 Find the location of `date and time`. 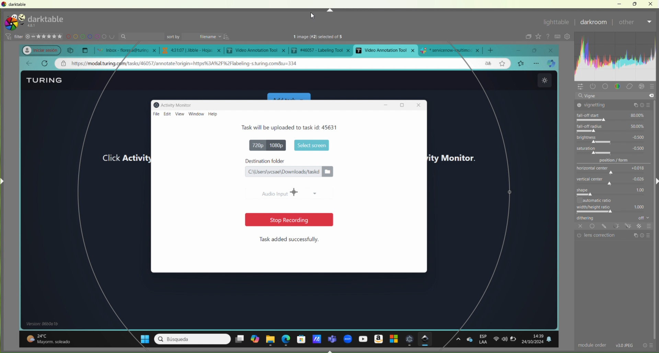

date and time is located at coordinates (534, 338).